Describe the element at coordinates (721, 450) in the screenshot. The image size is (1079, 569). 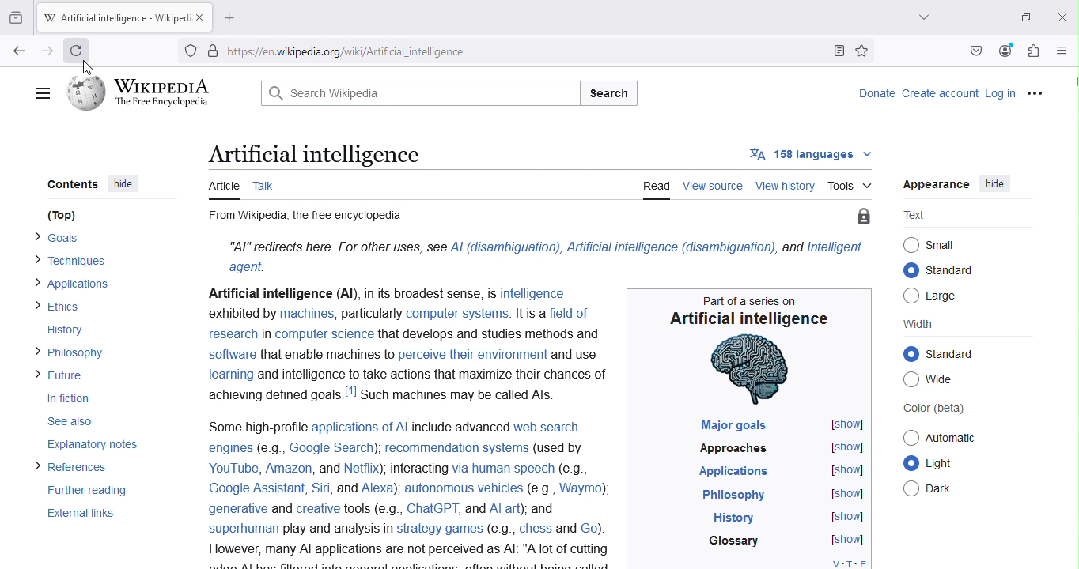
I see `Approaches` at that location.